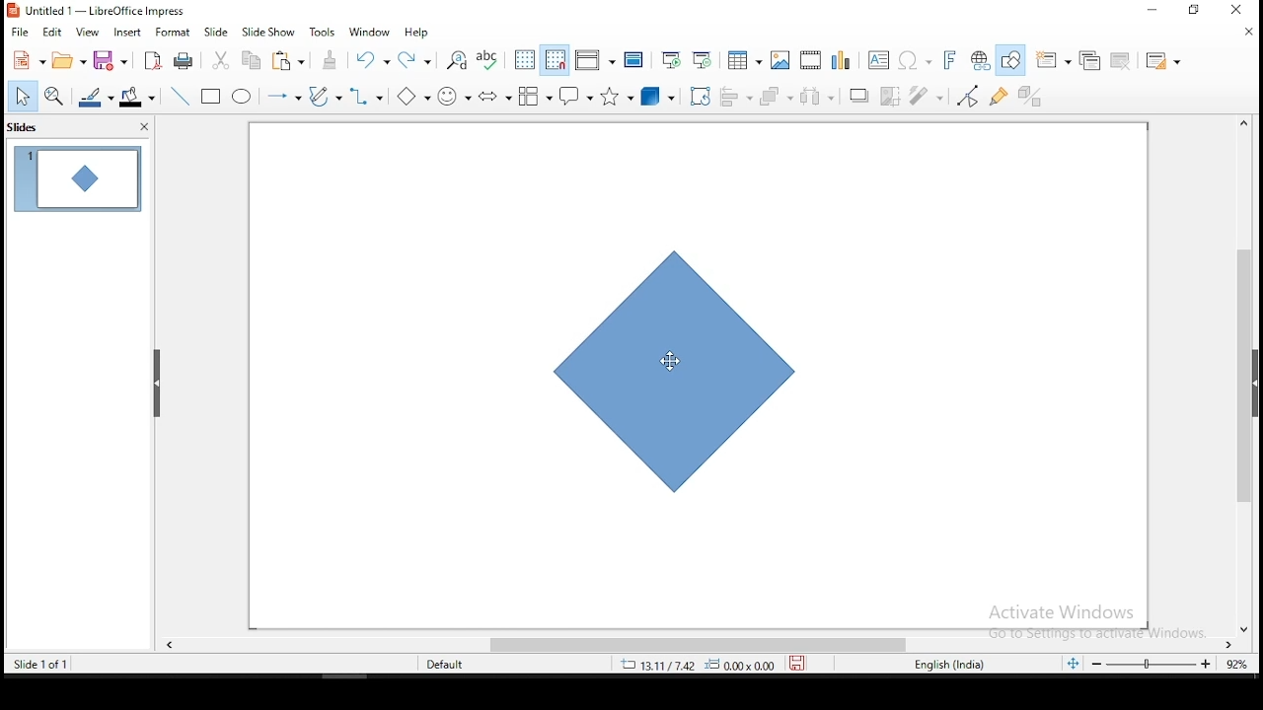 The height and width of the screenshot is (710, 1263). Describe the element at coordinates (1000, 97) in the screenshot. I see `show gluepoint functions` at that location.